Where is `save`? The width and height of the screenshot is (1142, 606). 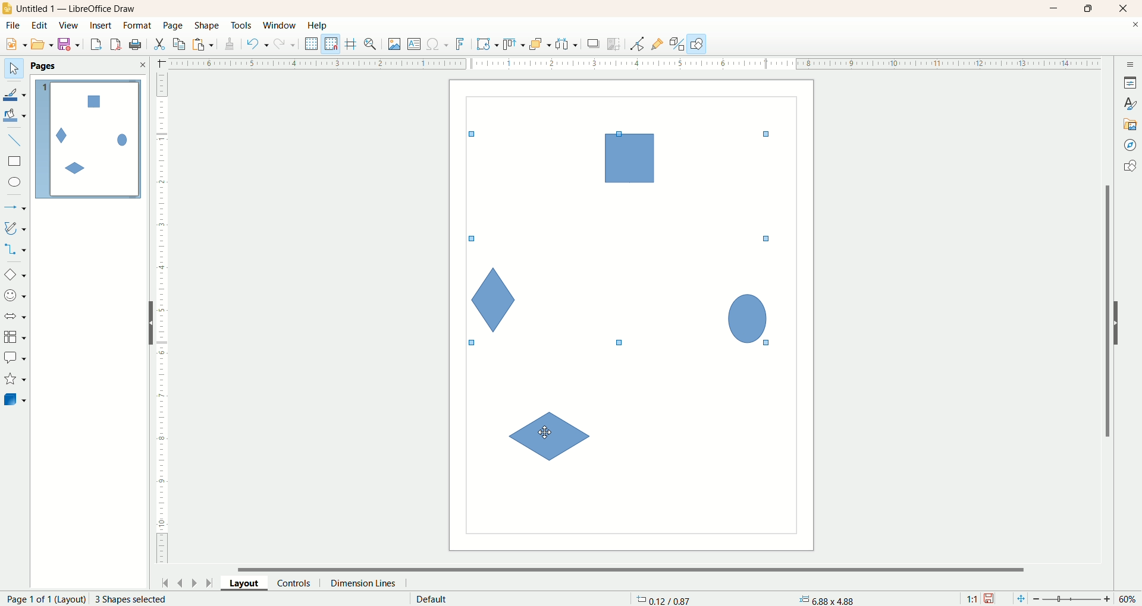 save is located at coordinates (71, 45).